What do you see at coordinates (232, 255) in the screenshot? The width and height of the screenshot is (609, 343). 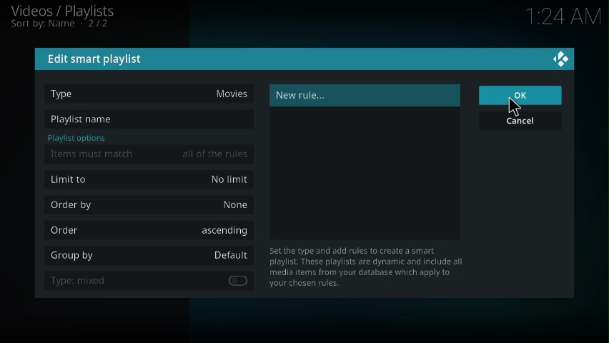 I see `default` at bounding box center [232, 255].